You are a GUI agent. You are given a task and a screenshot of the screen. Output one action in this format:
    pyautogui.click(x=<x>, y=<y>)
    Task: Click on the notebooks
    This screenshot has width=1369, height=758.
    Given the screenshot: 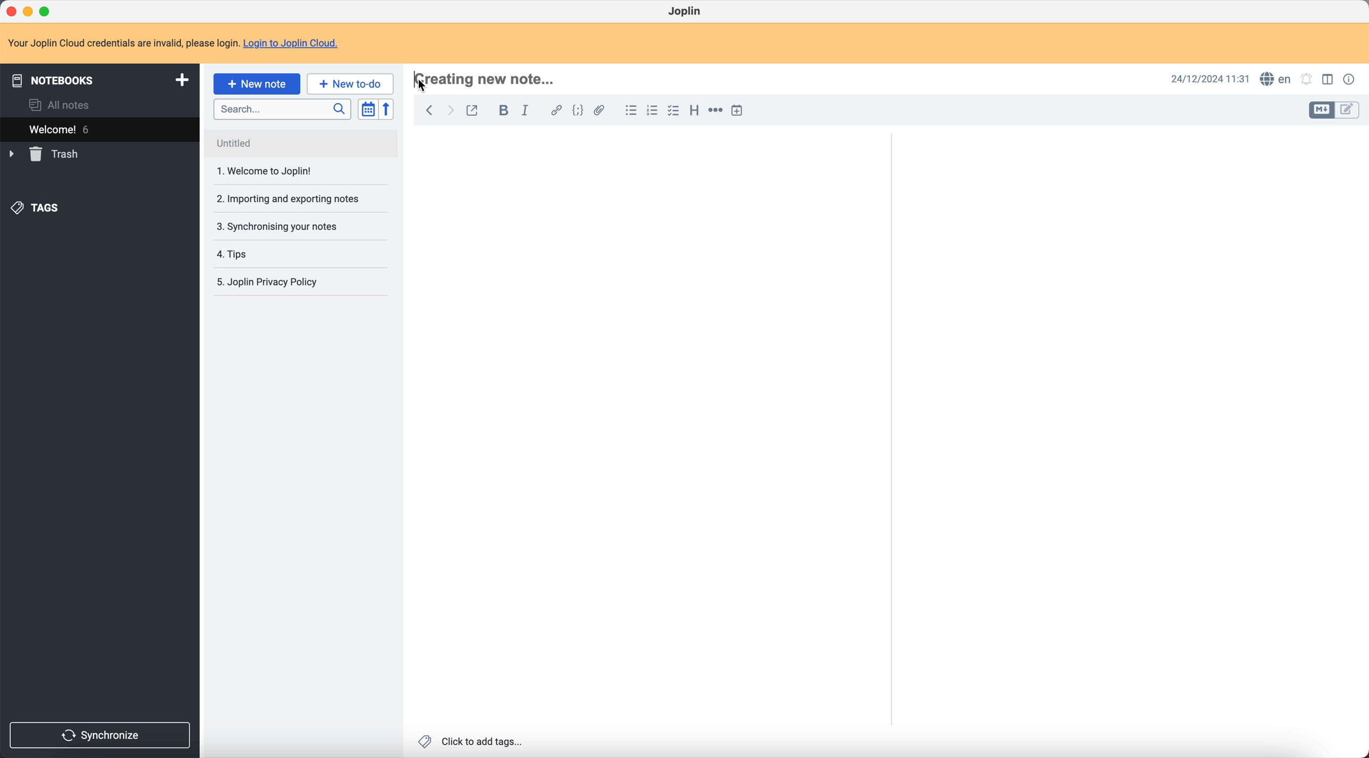 What is the action you would take?
    pyautogui.click(x=98, y=79)
    